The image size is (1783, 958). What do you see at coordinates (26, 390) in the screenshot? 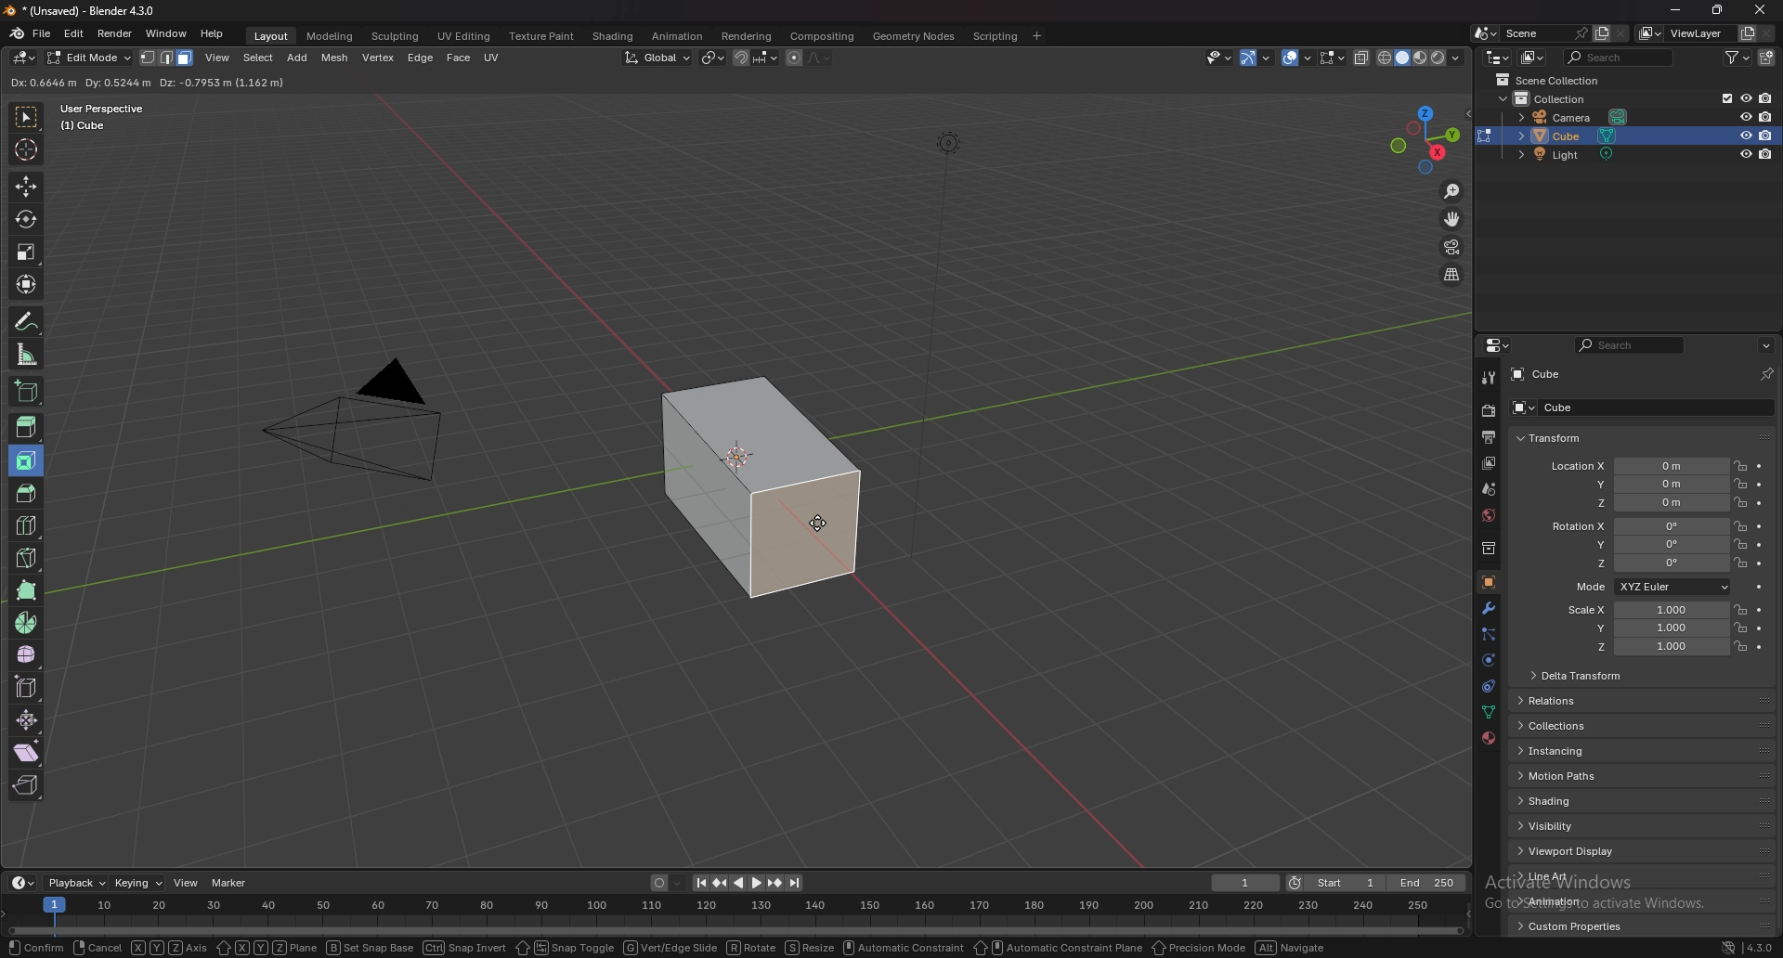
I see `add cube` at bounding box center [26, 390].